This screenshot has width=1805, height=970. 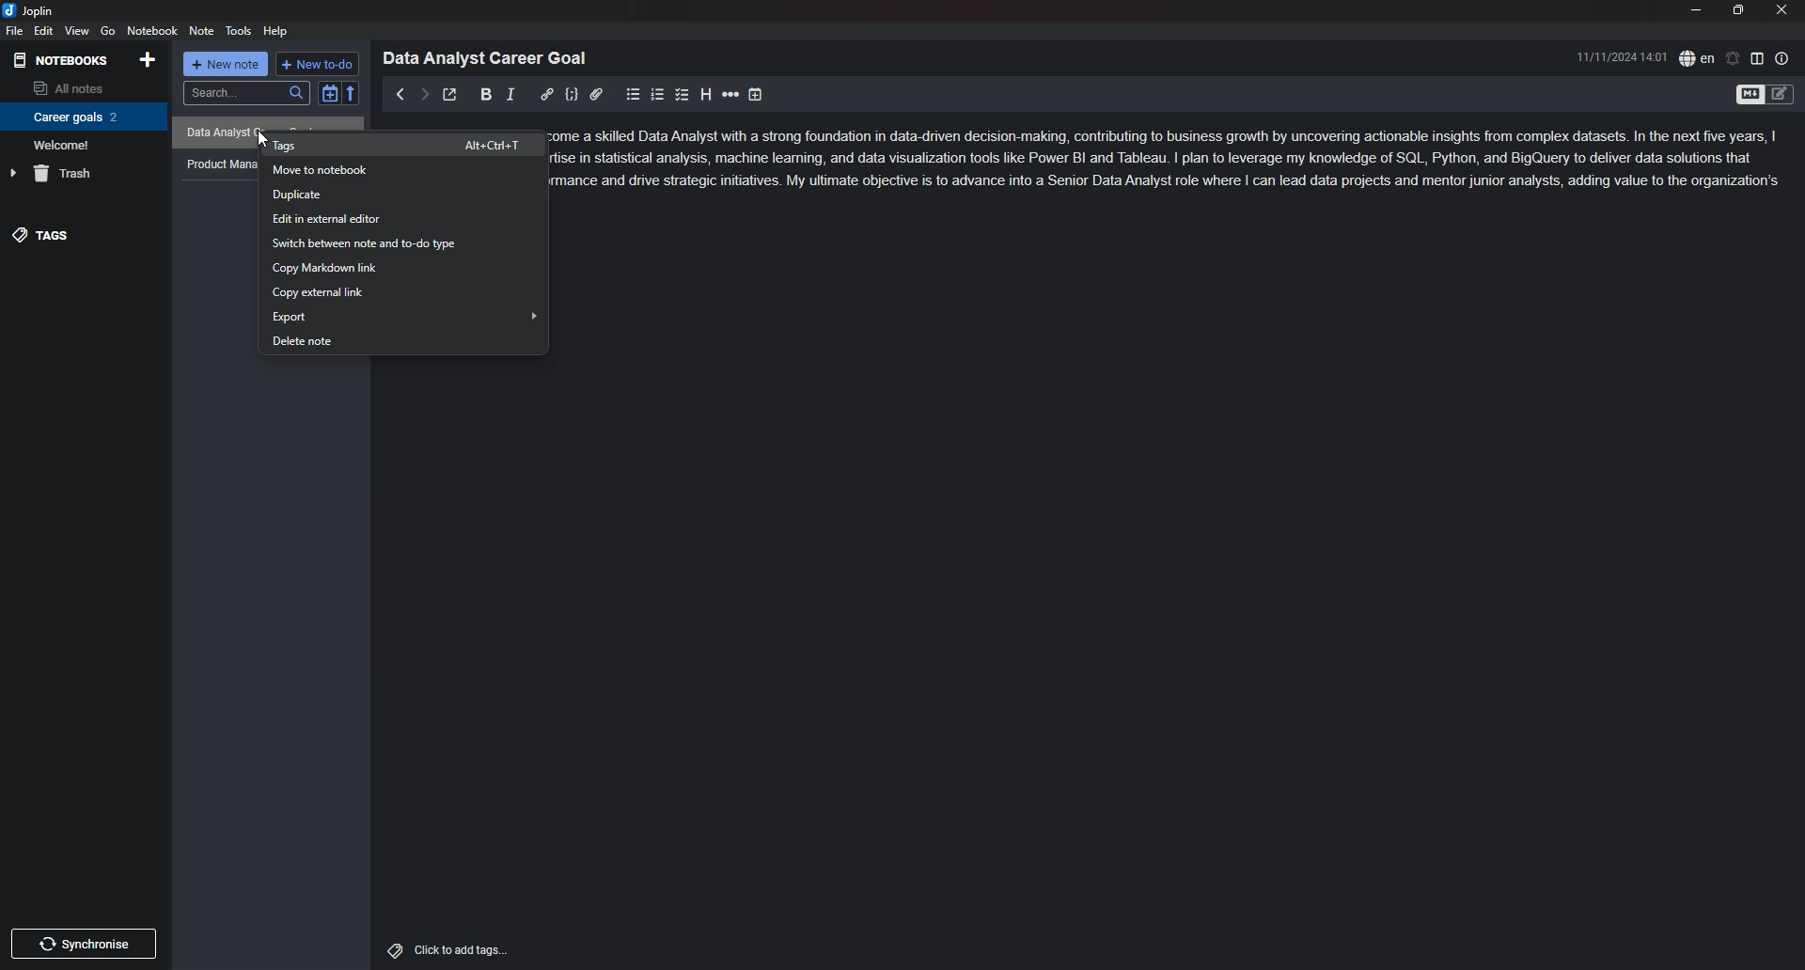 What do you see at coordinates (1757, 57) in the screenshot?
I see `toggle editor layout` at bounding box center [1757, 57].